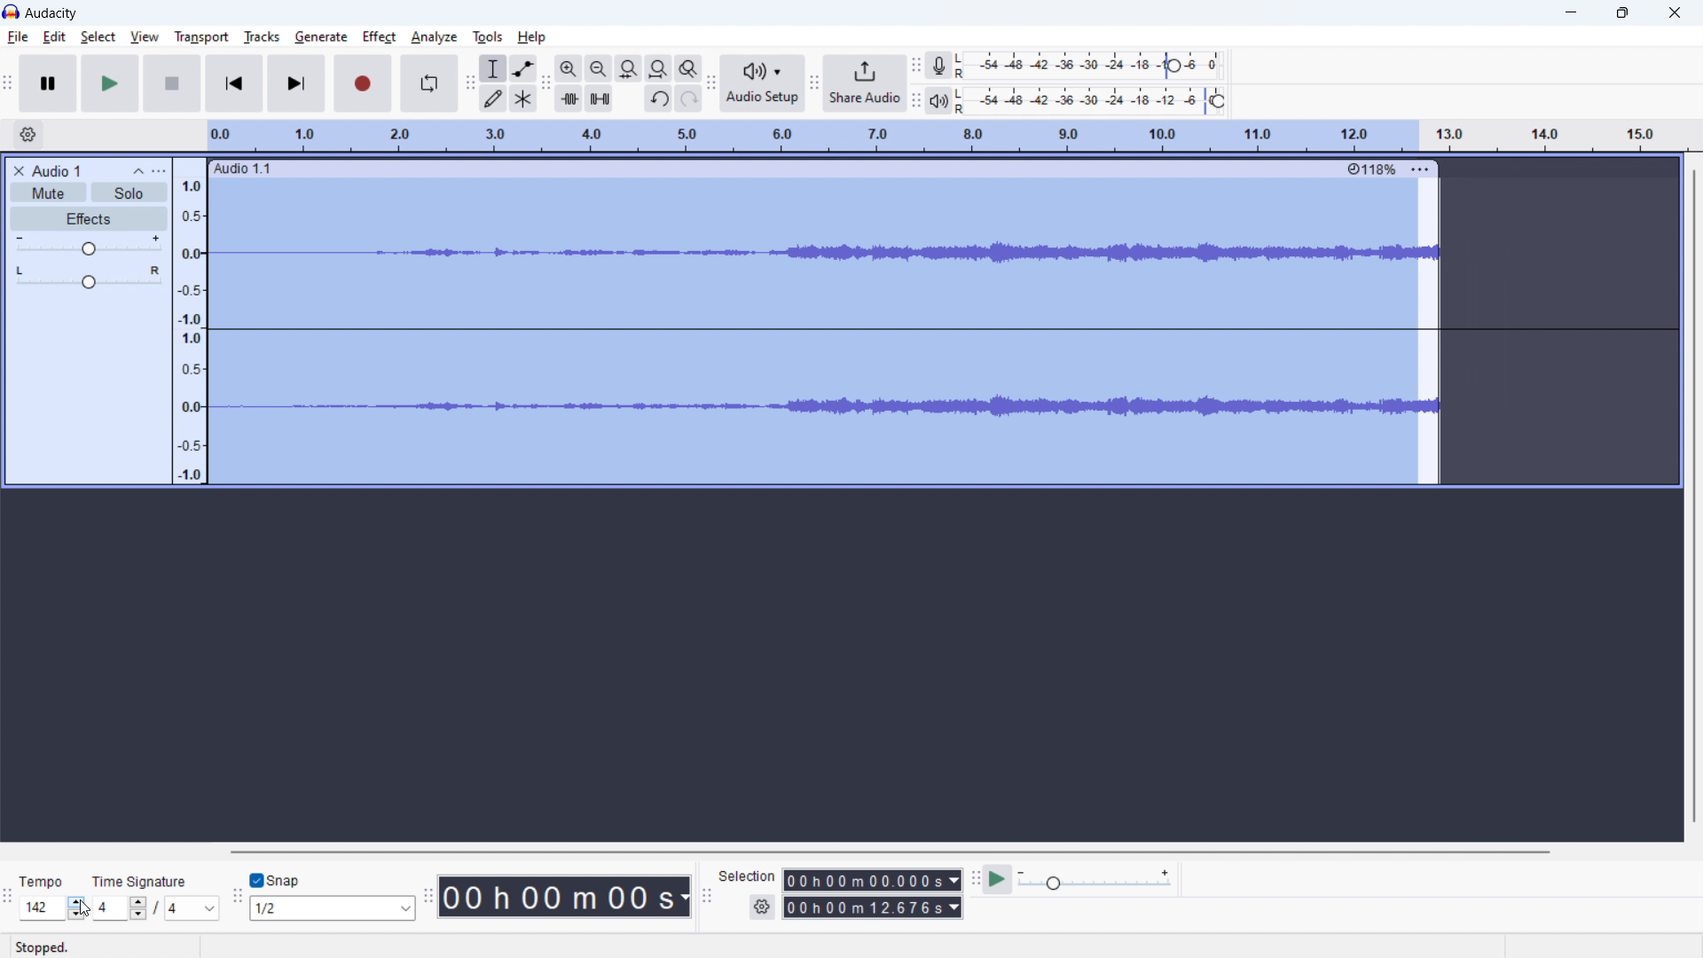  I want to click on record level, so click(1111, 99).